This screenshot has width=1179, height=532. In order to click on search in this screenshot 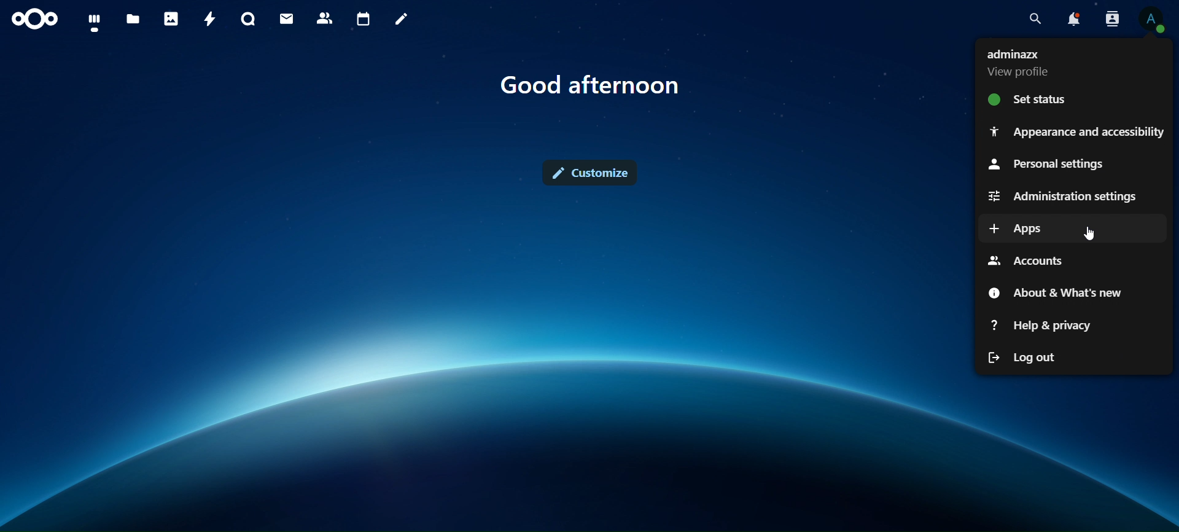, I will do `click(1035, 19)`.